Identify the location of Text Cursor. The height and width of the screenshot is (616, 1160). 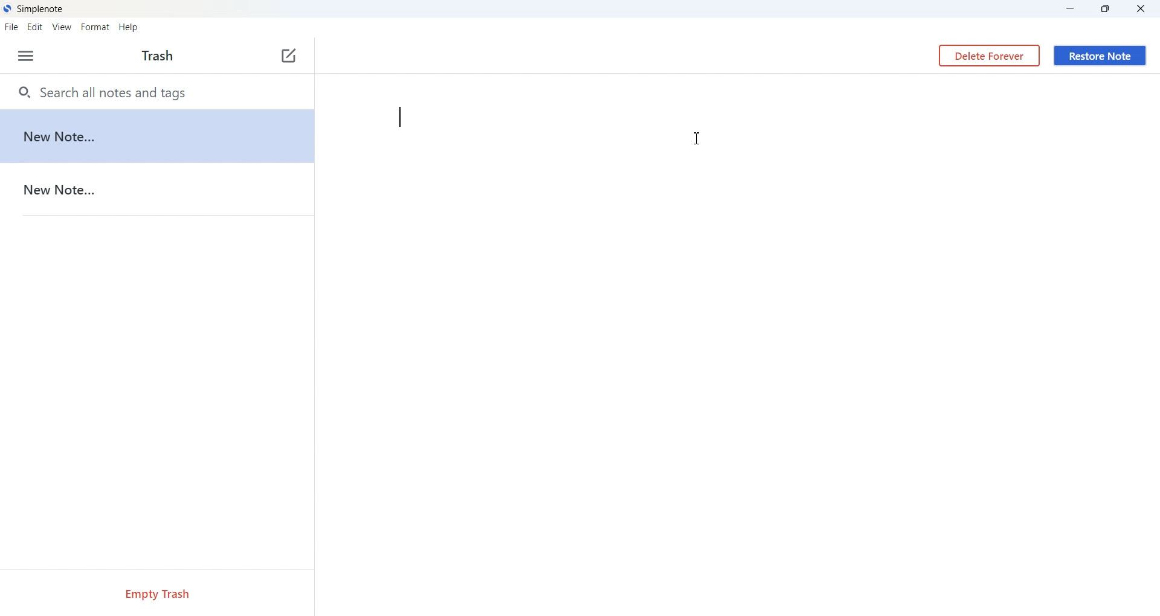
(698, 138).